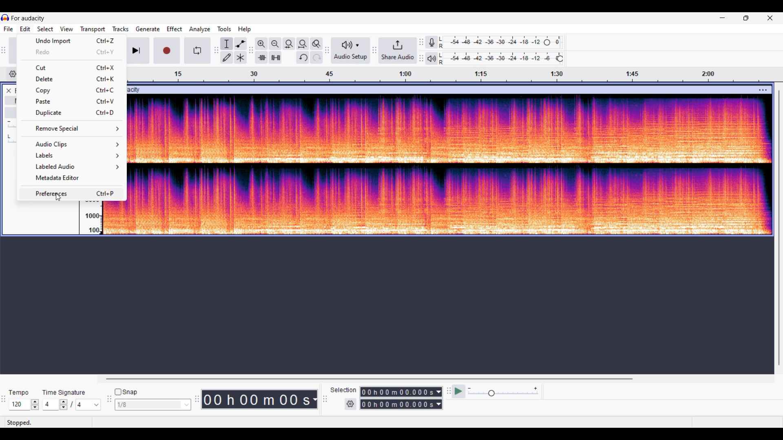  I want to click on Help menu, so click(245, 30).